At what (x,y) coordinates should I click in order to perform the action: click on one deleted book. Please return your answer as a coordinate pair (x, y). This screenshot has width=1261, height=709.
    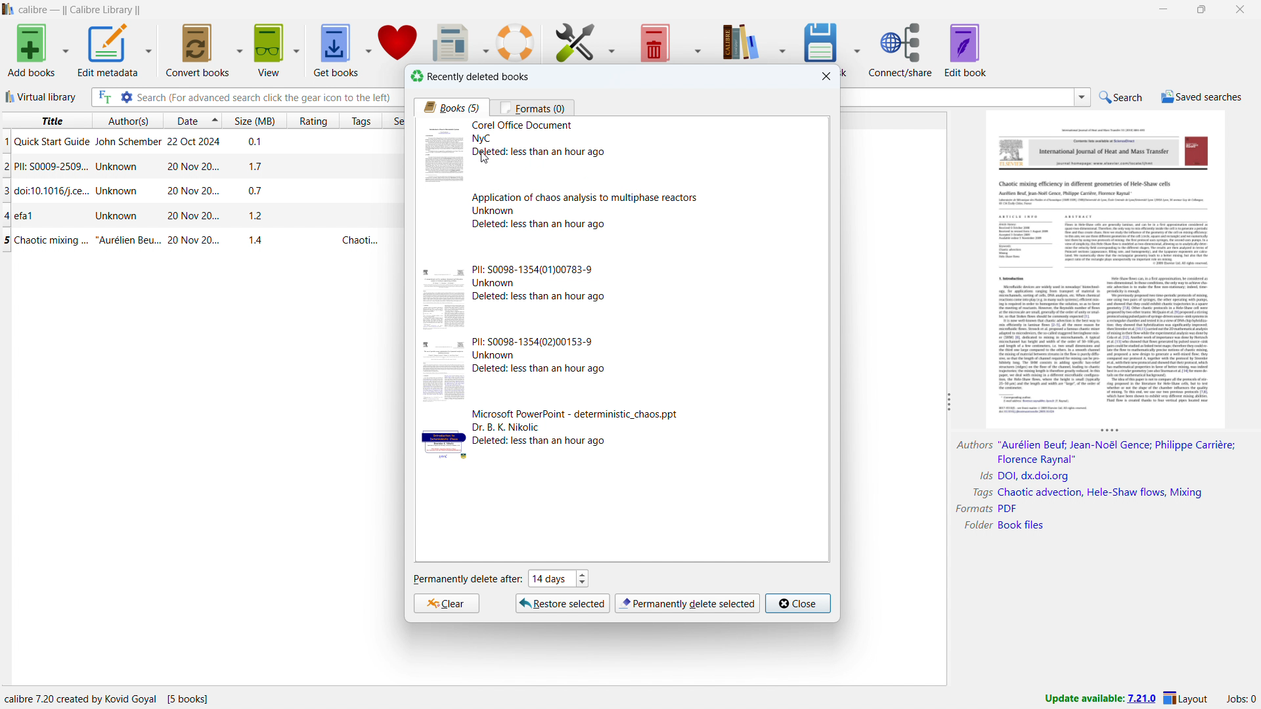
    Looking at the image, I should click on (622, 433).